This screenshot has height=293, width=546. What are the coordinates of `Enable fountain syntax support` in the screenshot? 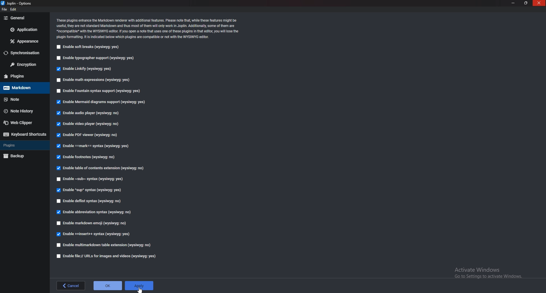 It's located at (102, 91).